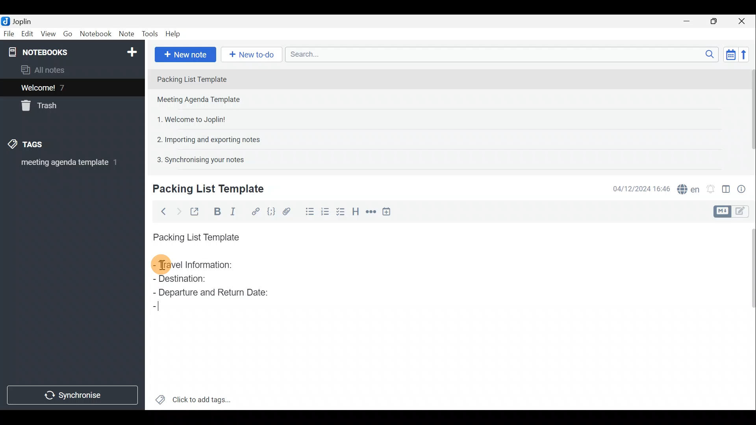 The height and width of the screenshot is (425, 756). What do you see at coordinates (71, 51) in the screenshot?
I see `Notebook` at bounding box center [71, 51].